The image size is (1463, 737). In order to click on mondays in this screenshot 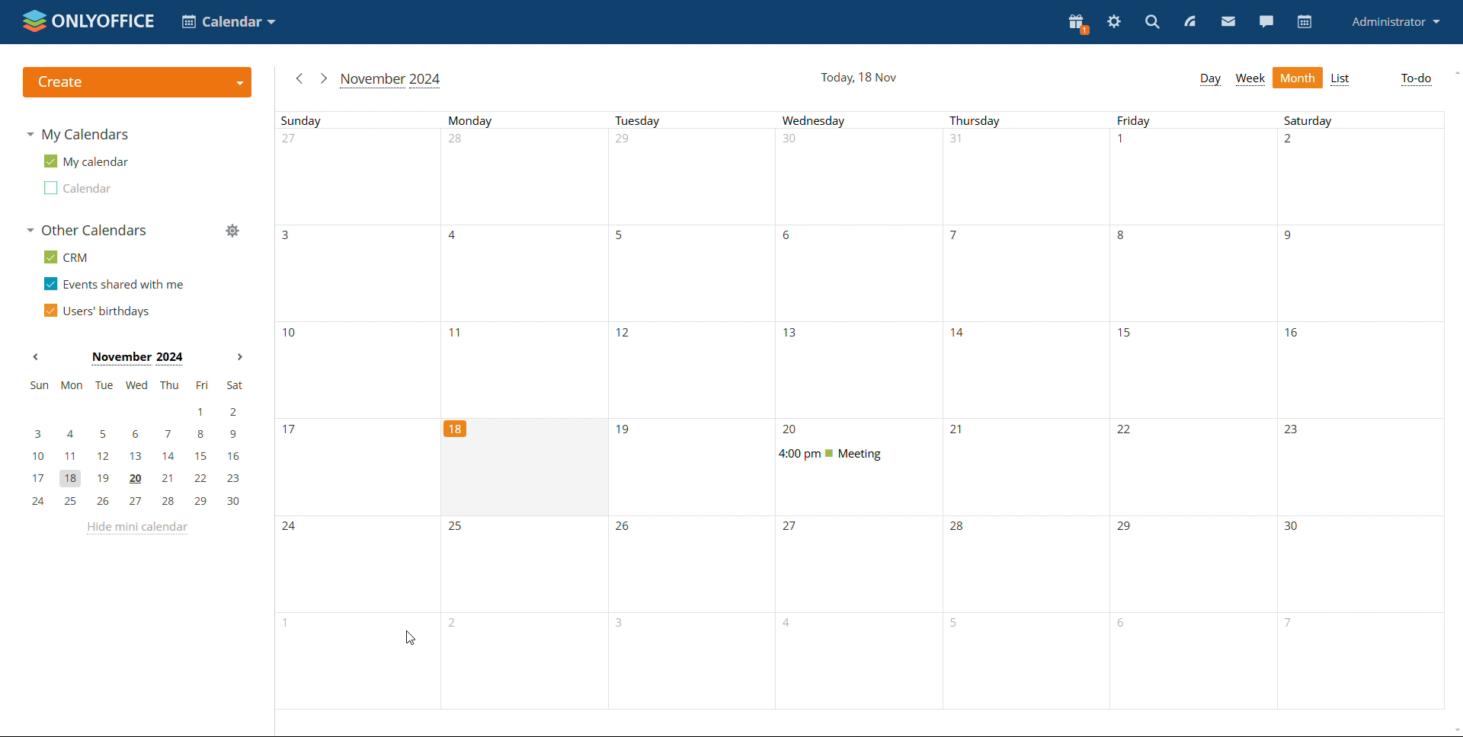, I will do `click(526, 614)`.